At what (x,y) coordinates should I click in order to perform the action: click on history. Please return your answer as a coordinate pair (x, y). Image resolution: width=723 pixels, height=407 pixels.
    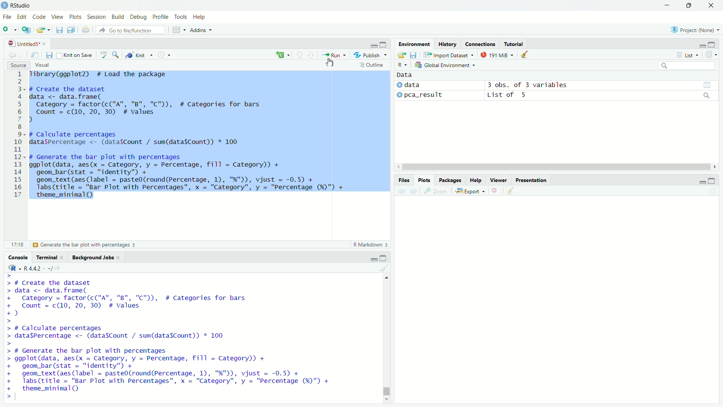
    Looking at the image, I should click on (447, 44).